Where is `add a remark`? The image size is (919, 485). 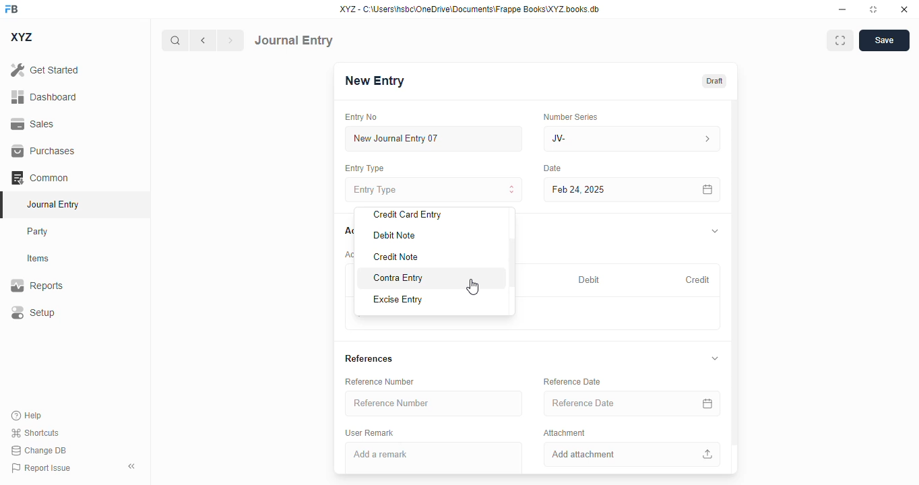
add a remark is located at coordinates (433, 457).